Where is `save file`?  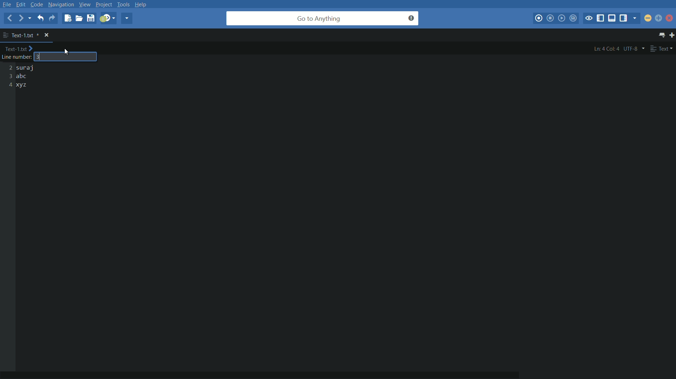
save file is located at coordinates (90, 19).